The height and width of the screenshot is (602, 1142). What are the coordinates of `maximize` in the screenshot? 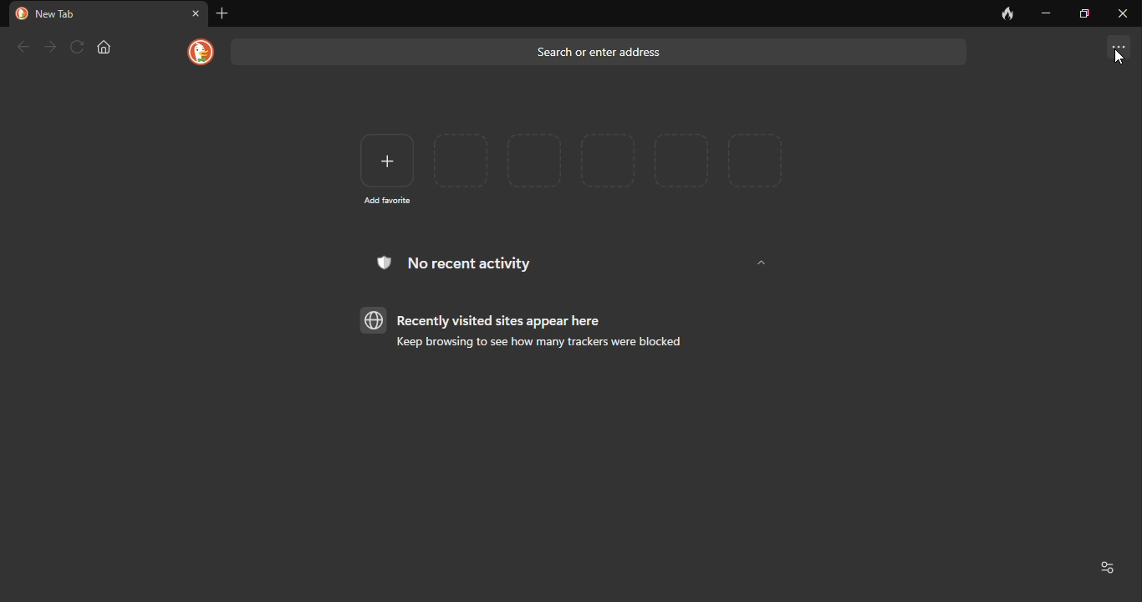 It's located at (1085, 13).